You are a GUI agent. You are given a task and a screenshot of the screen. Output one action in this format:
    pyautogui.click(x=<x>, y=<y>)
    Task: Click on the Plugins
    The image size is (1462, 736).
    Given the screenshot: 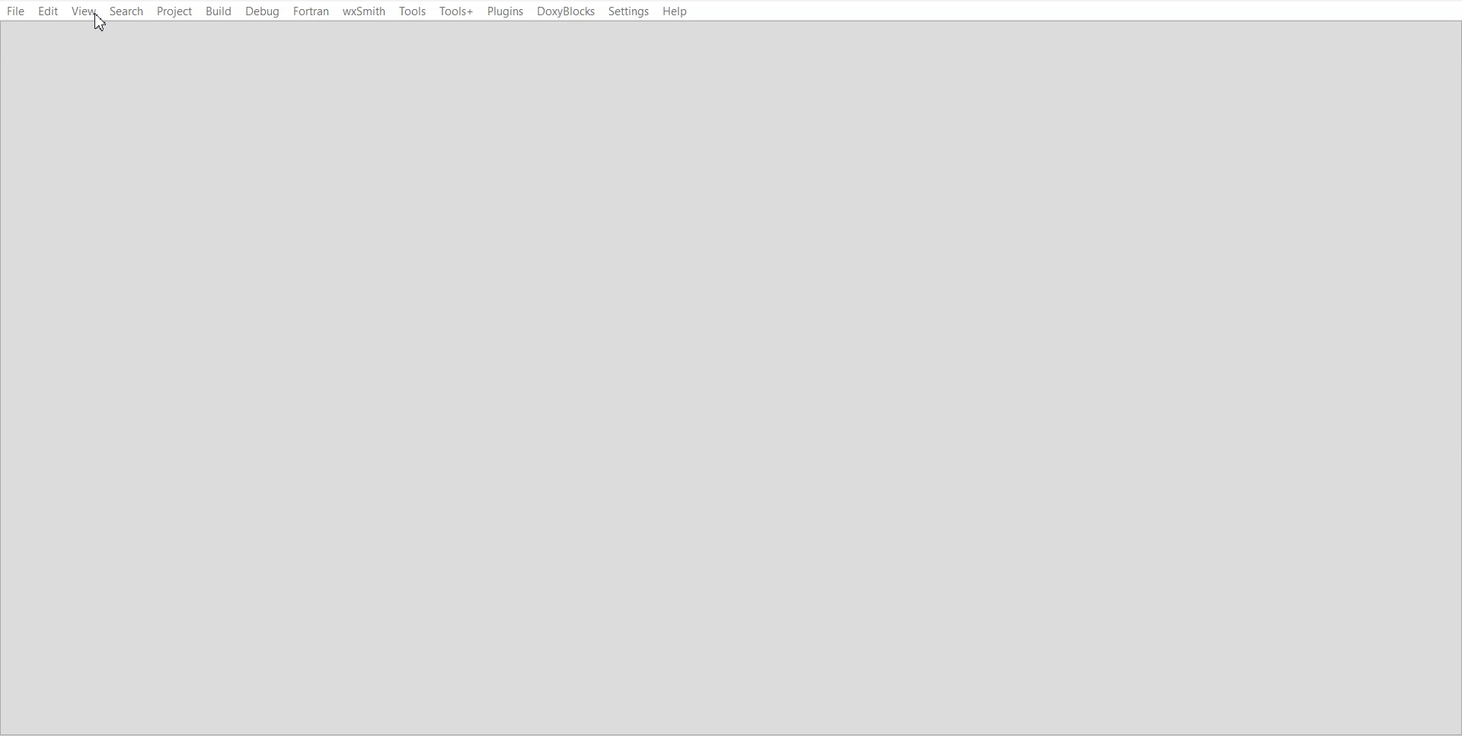 What is the action you would take?
    pyautogui.click(x=504, y=12)
    